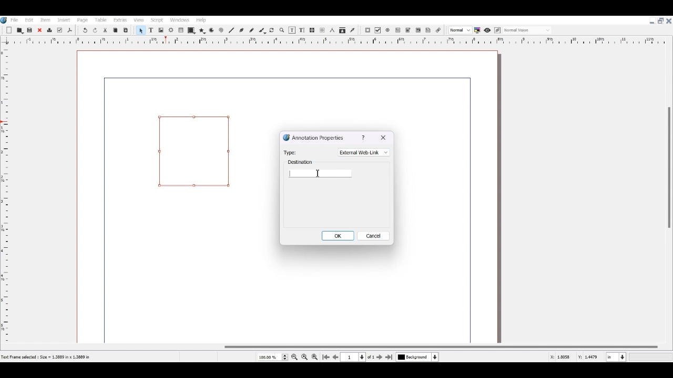 This screenshot has height=378, width=673. Describe the element at coordinates (398, 30) in the screenshot. I see `PDF Text Field` at that location.